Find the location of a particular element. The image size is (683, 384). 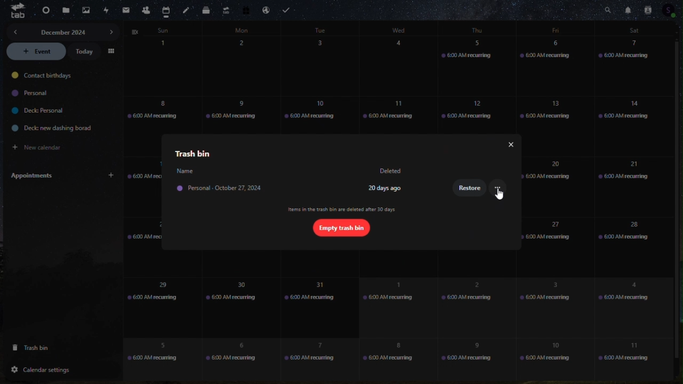

photos is located at coordinates (84, 11).